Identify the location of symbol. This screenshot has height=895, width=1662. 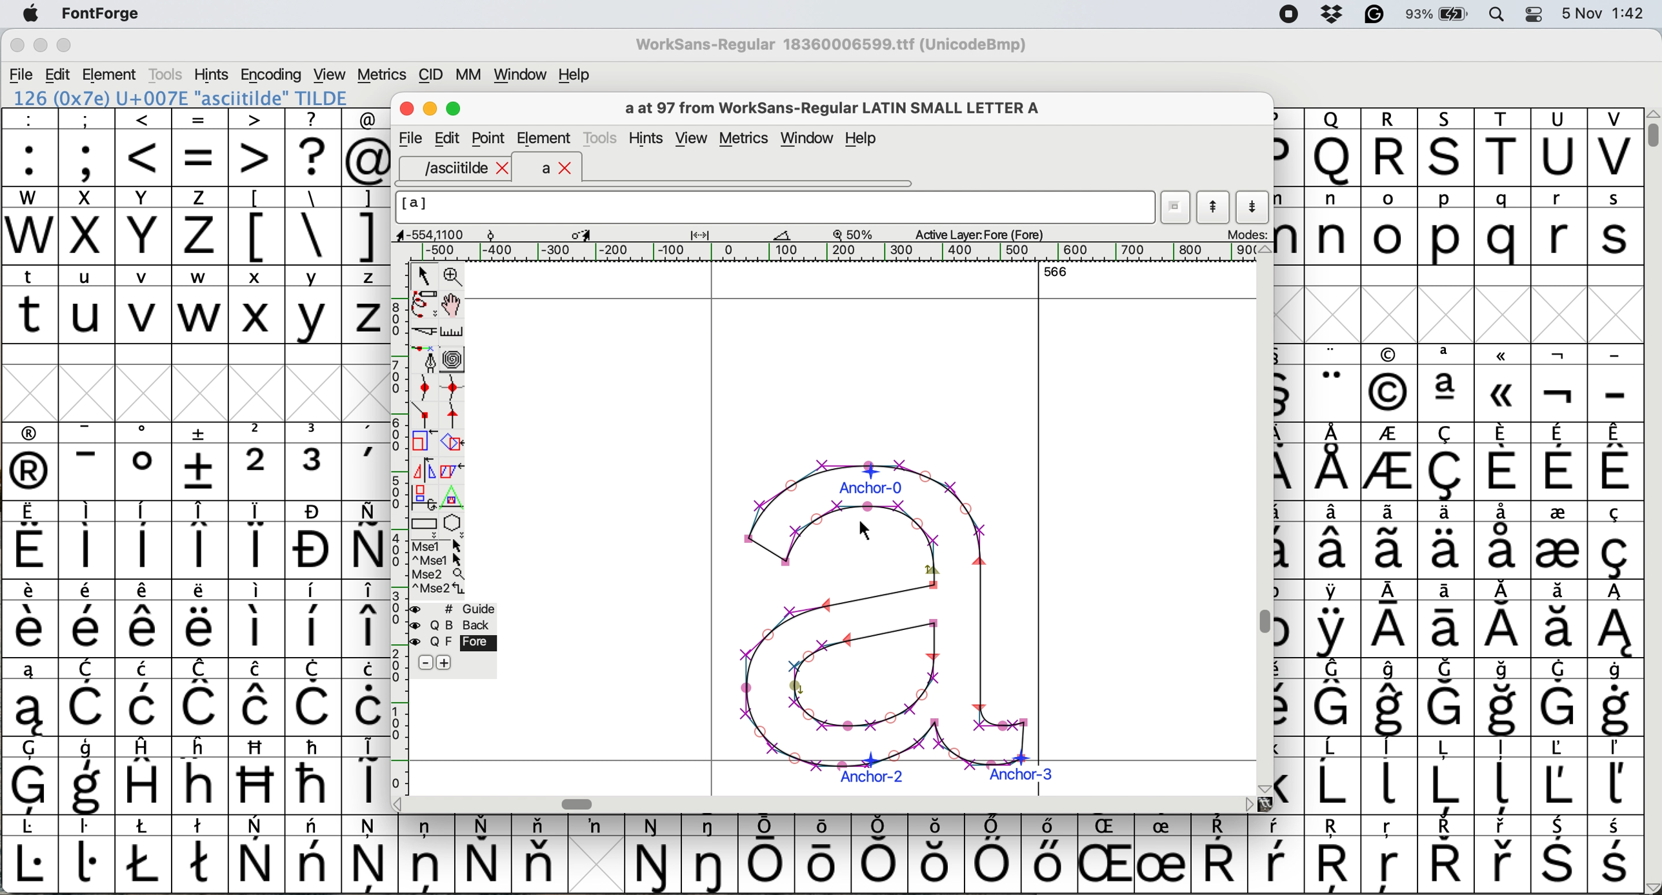
(314, 540).